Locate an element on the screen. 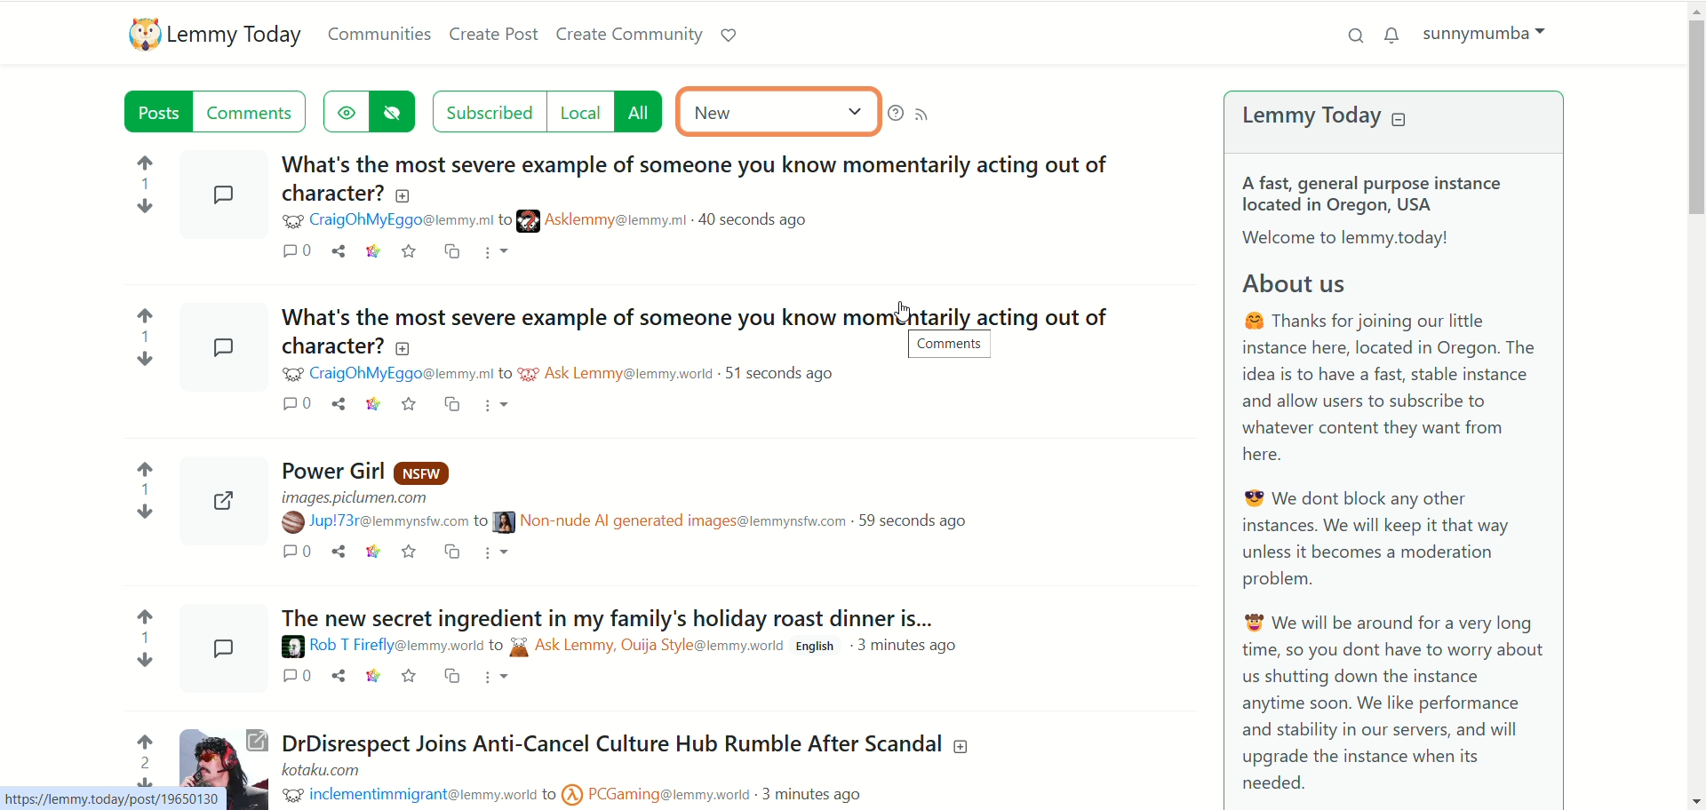 This screenshot has height=810, width=1706. posts is located at coordinates (148, 112).